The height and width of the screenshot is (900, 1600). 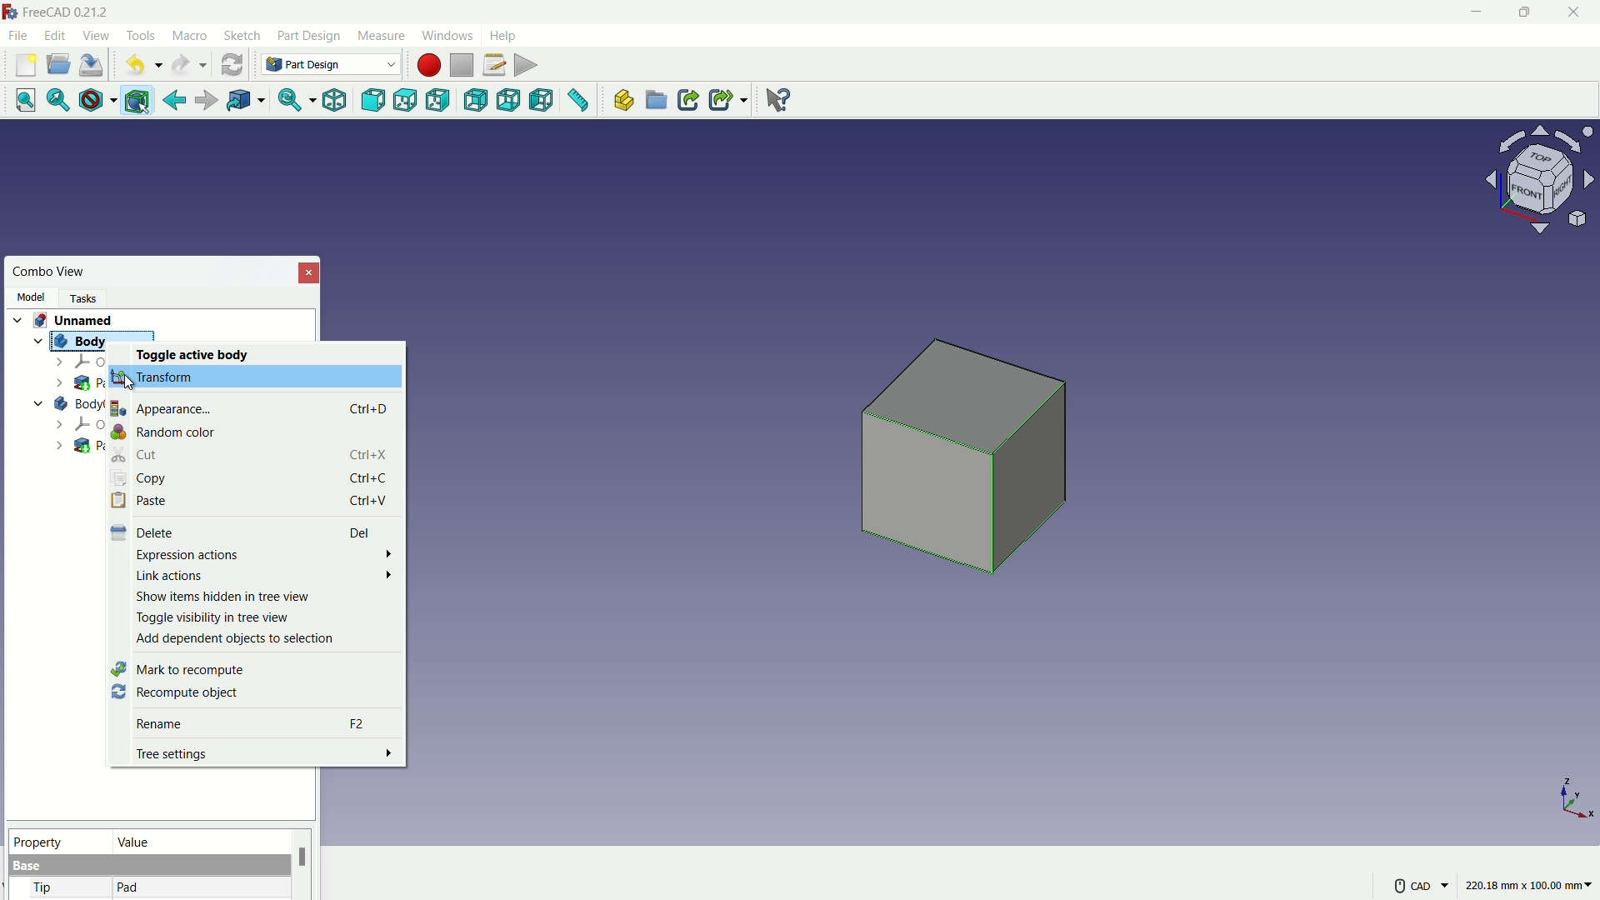 I want to click on macro, so click(x=191, y=37).